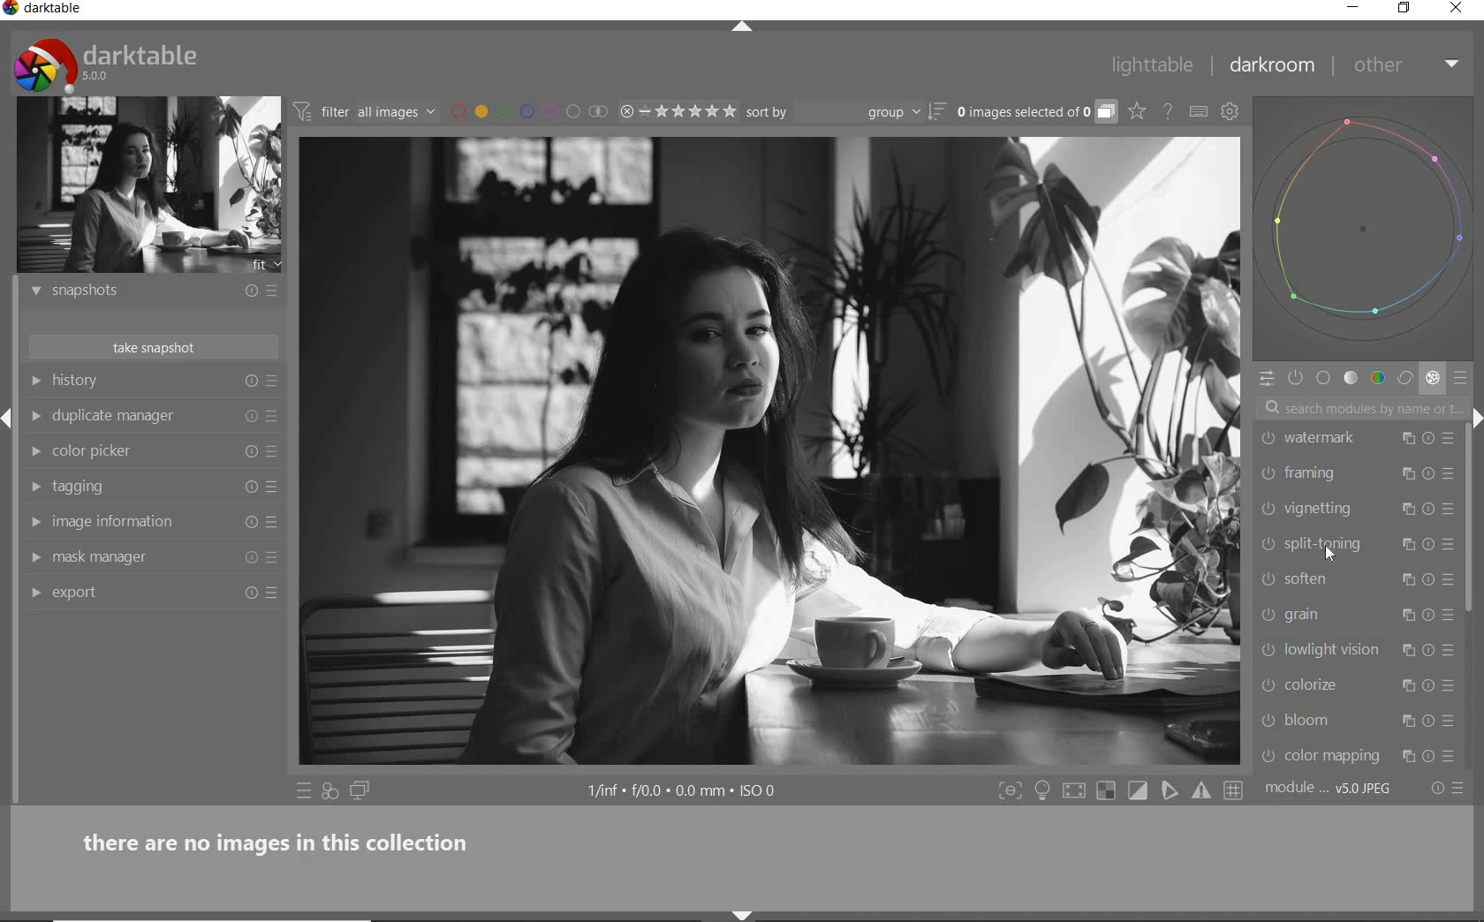 The image size is (1484, 922). I want to click on reset or preset & preferences, so click(1450, 789).